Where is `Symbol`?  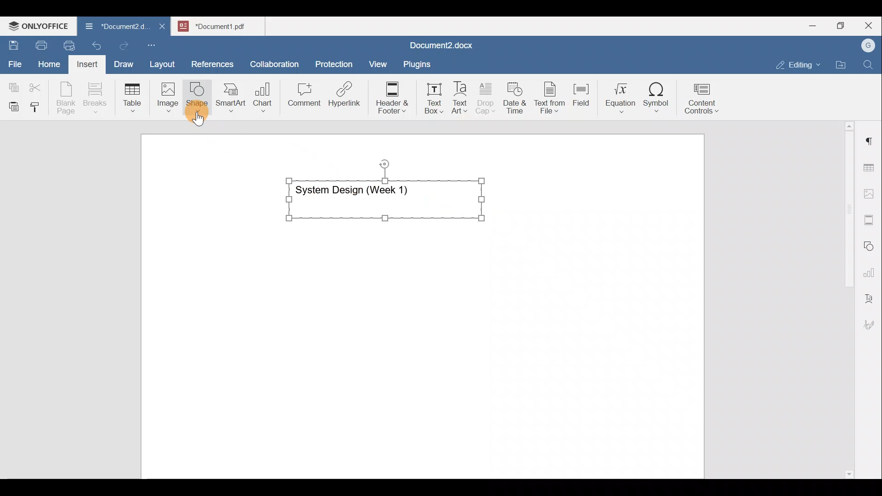 Symbol is located at coordinates (656, 100).